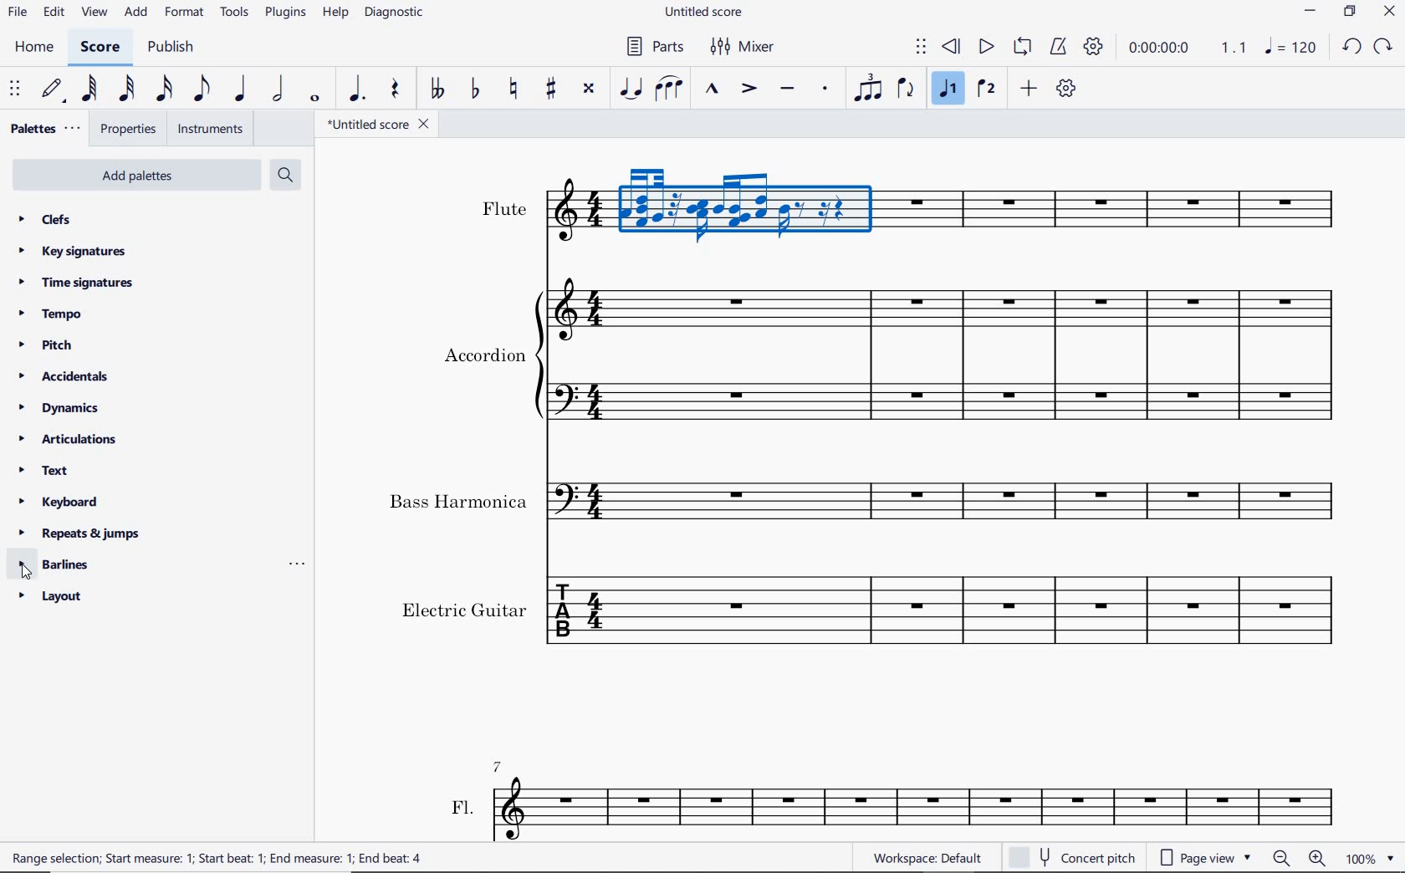 The width and height of the screenshot is (1405, 873). What do you see at coordinates (79, 533) in the screenshot?
I see `repeats & jumps` at bounding box center [79, 533].